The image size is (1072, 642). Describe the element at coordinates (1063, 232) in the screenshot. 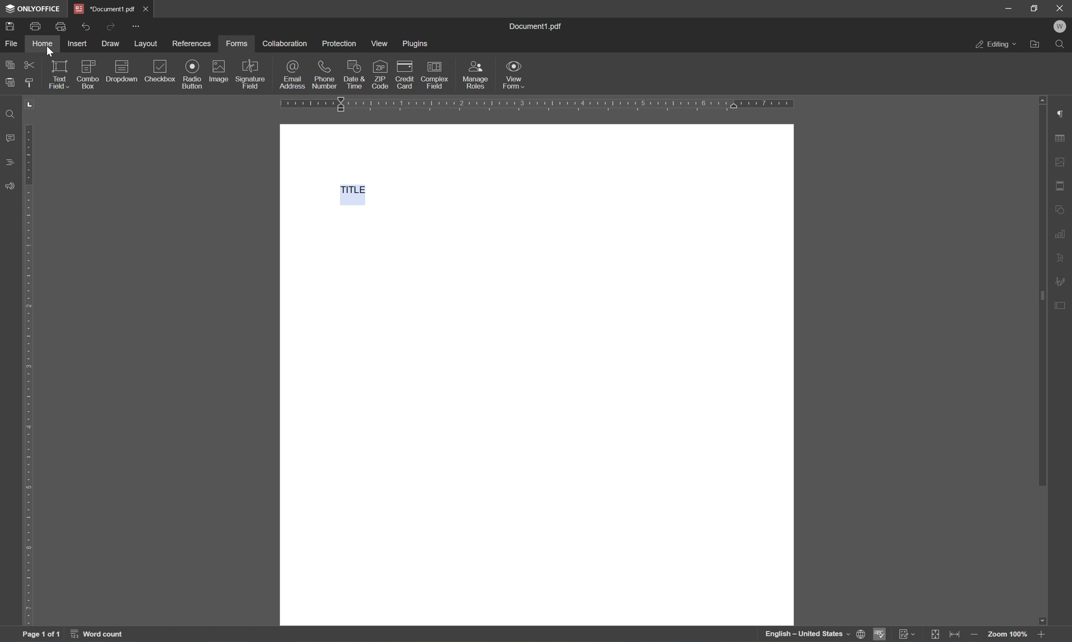

I see `chart settings` at that location.